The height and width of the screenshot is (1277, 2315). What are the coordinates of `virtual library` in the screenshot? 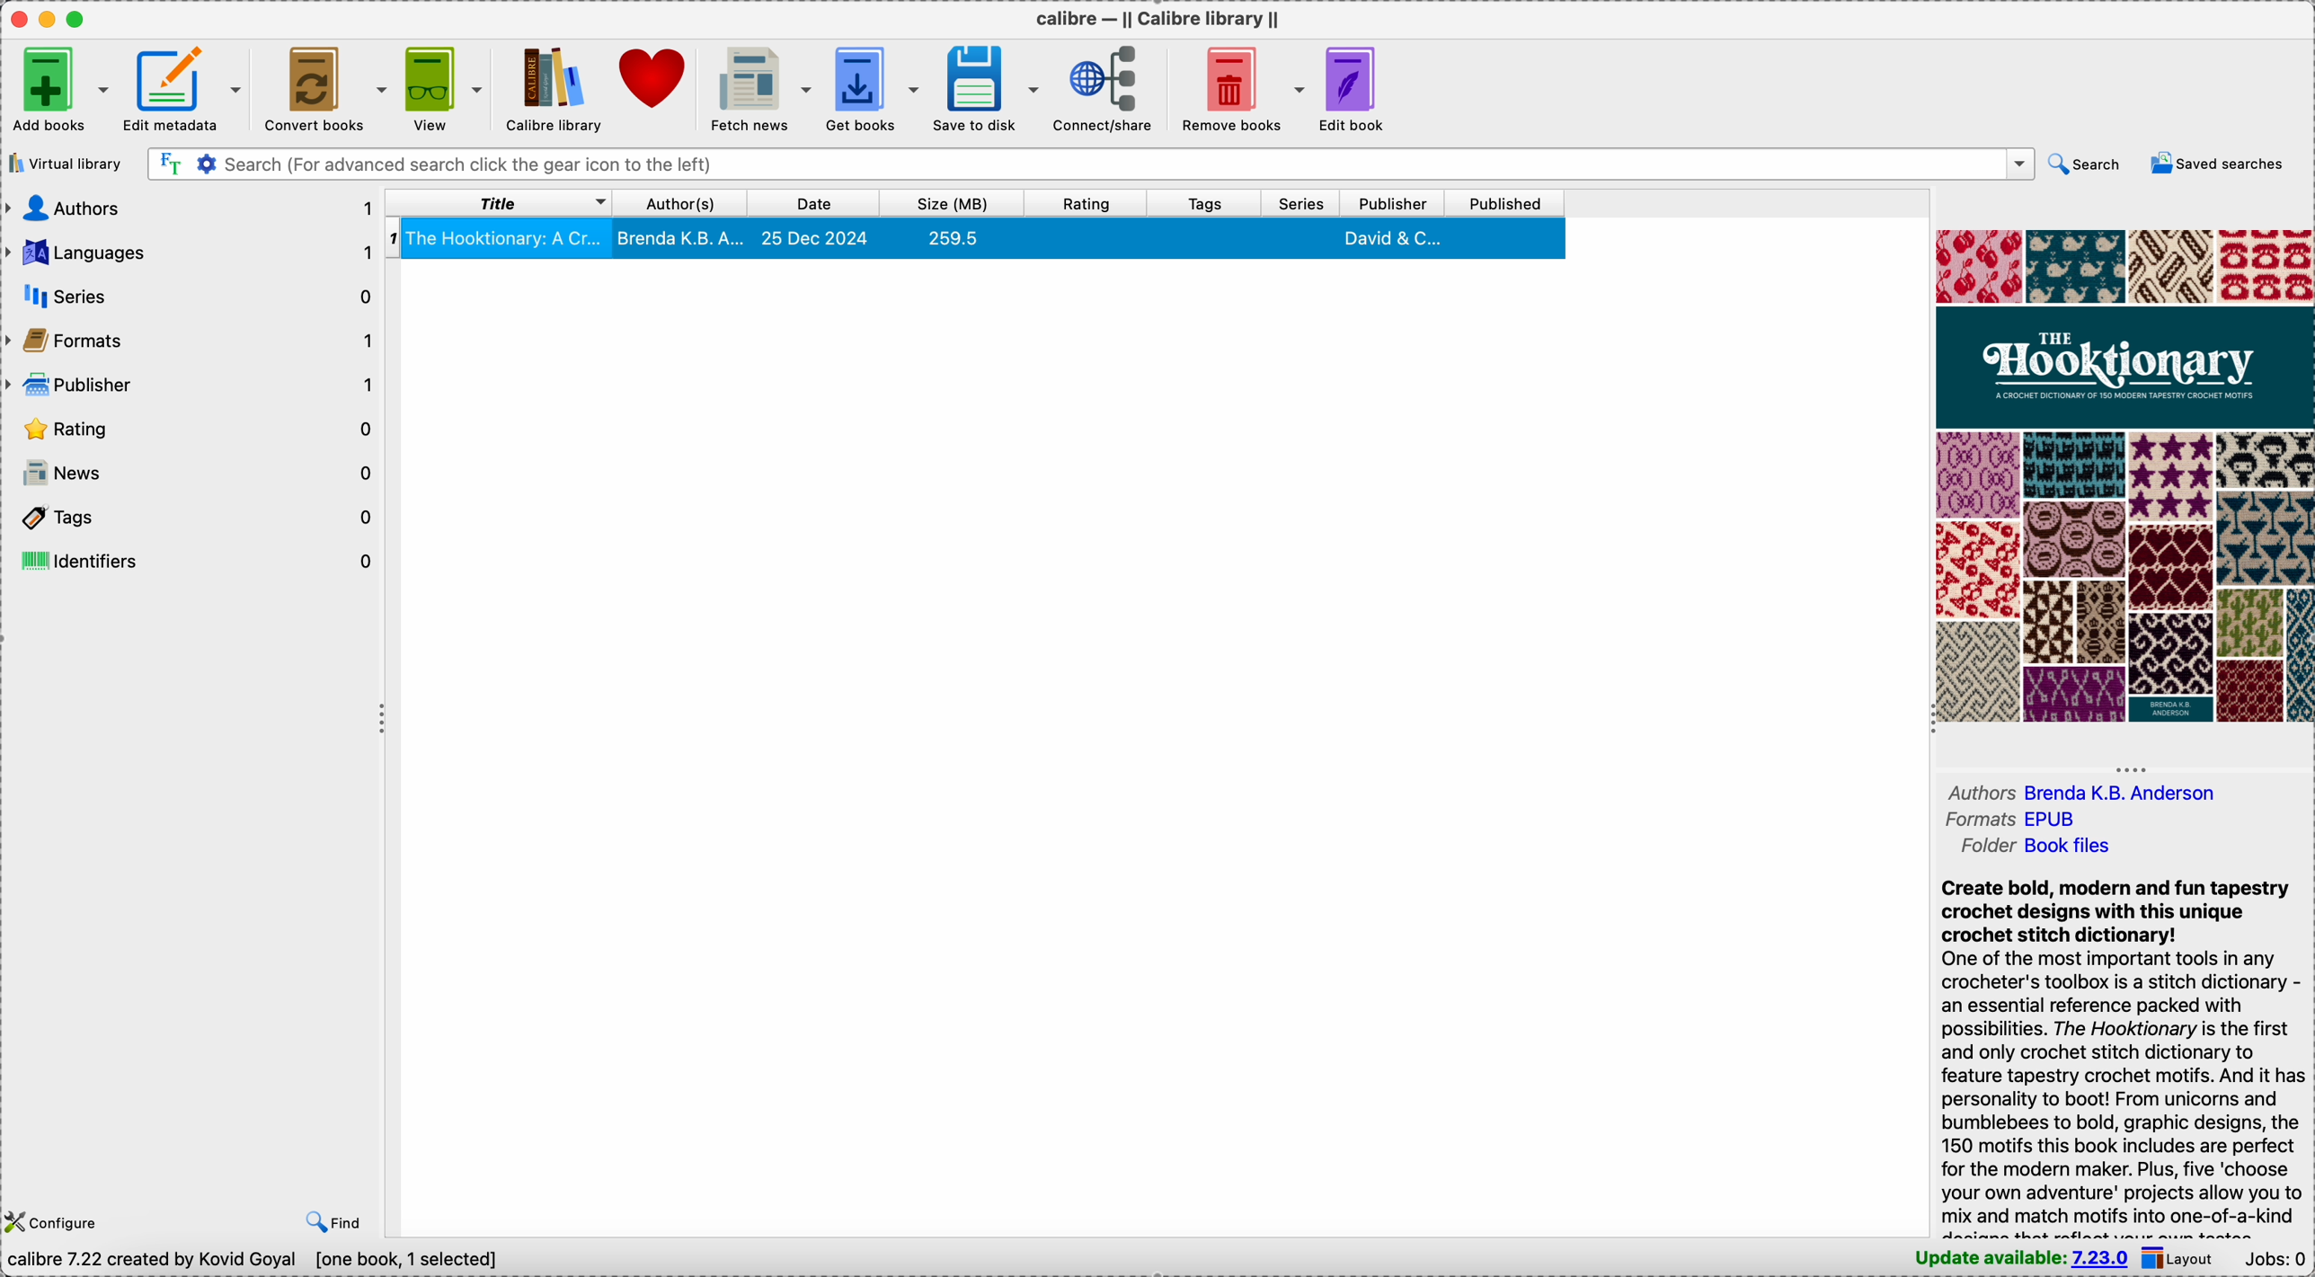 It's located at (65, 164).